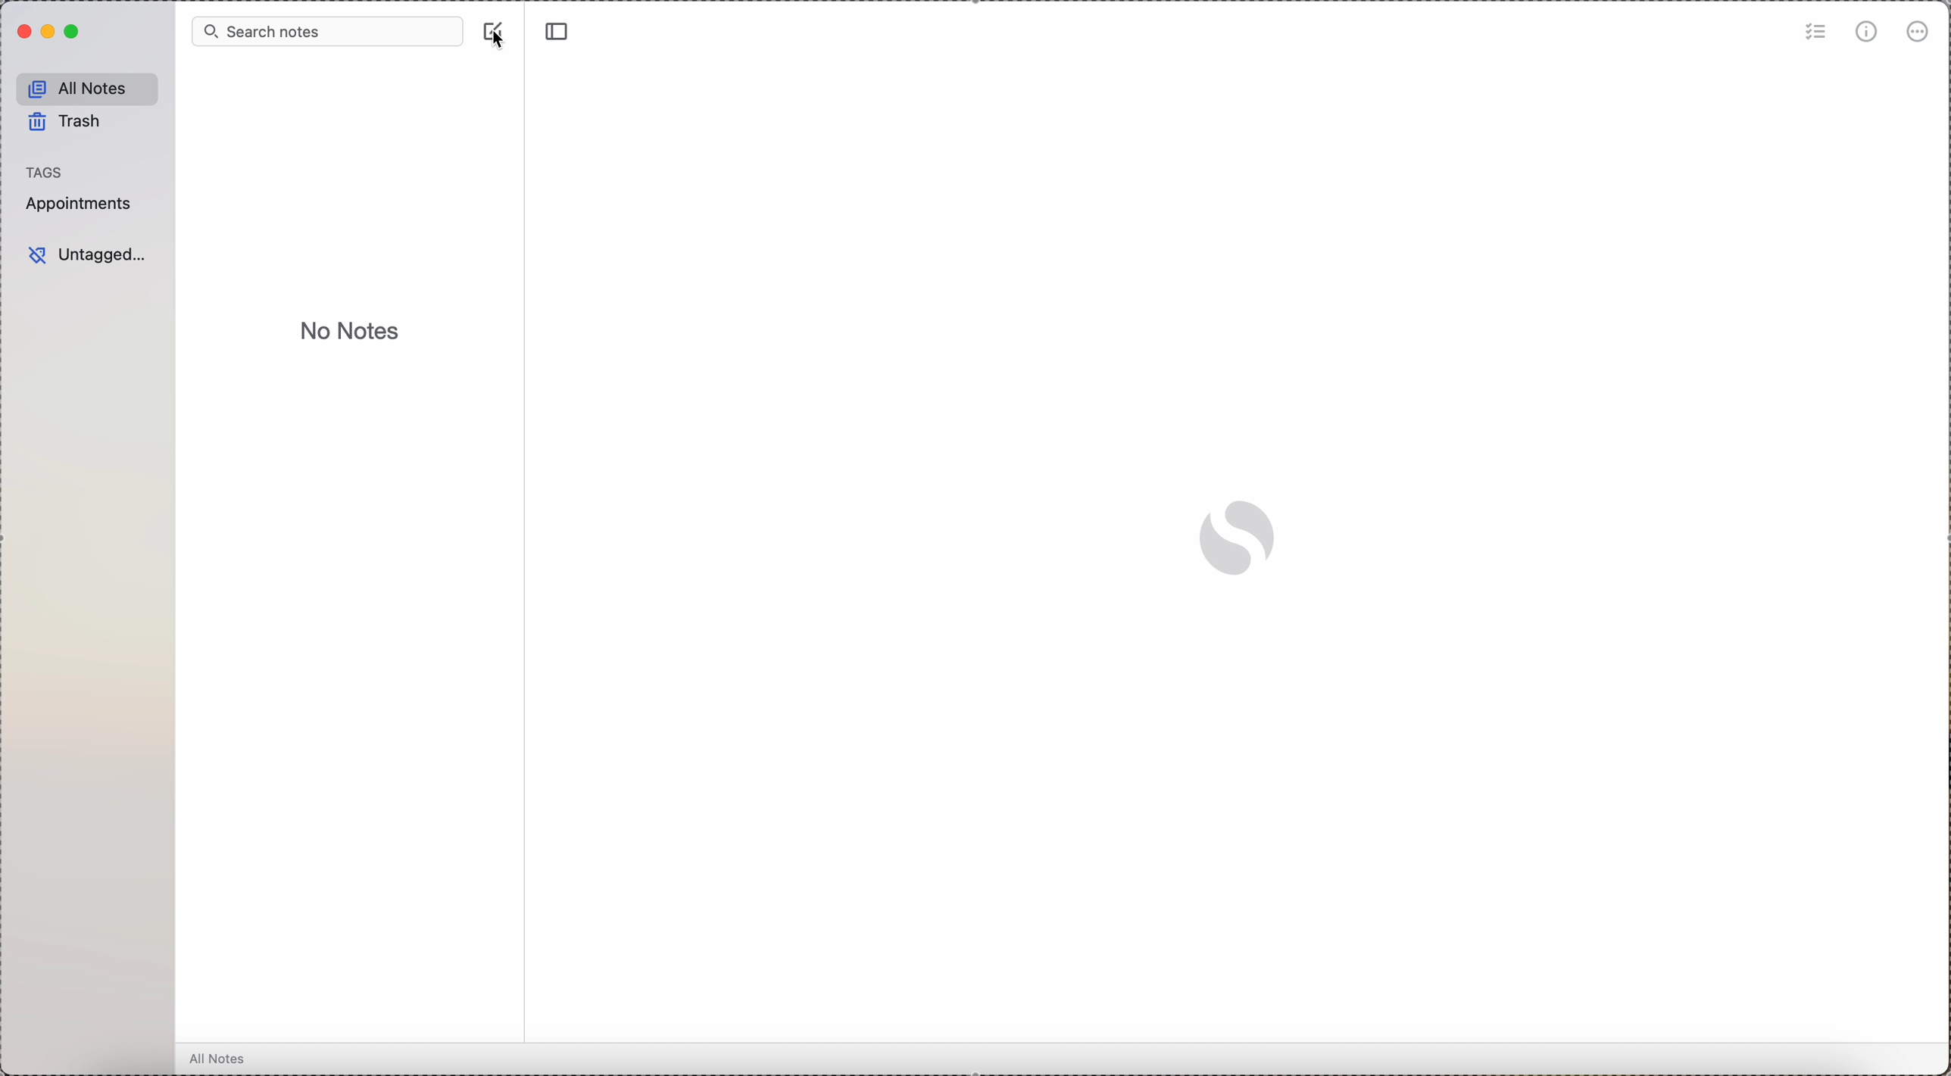 This screenshot has height=1076, width=1951. What do you see at coordinates (328, 33) in the screenshot?
I see `search bar` at bounding box center [328, 33].